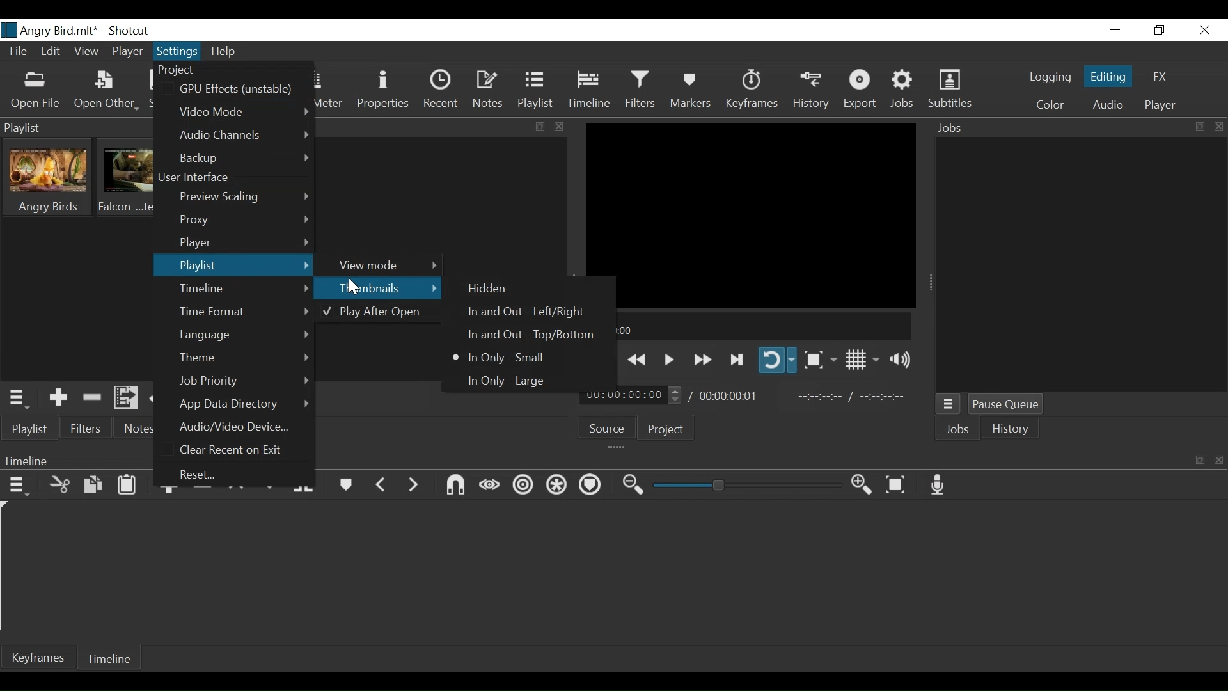  What do you see at coordinates (138, 429) in the screenshot?
I see `Notes` at bounding box center [138, 429].